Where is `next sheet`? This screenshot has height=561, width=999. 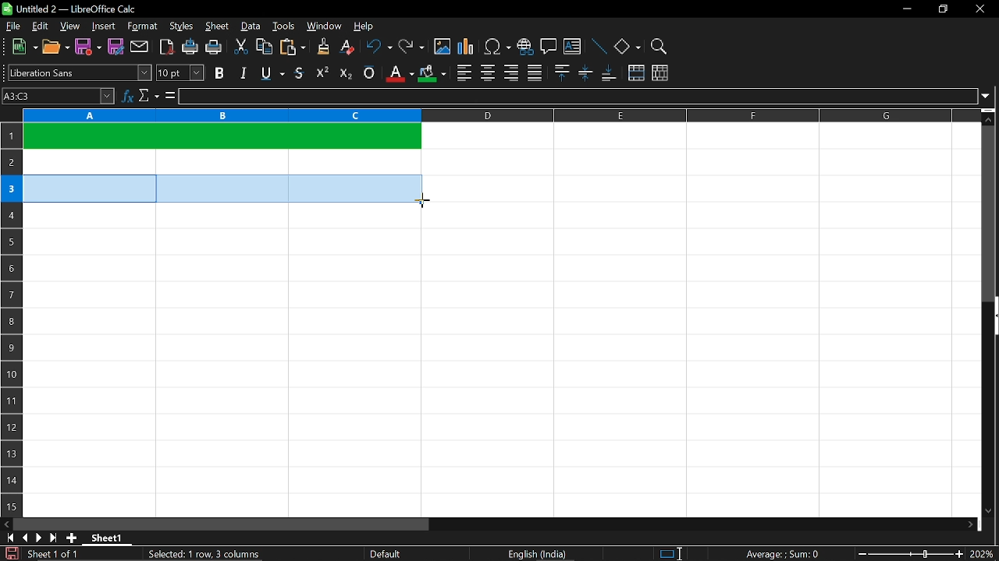
next sheet is located at coordinates (37, 538).